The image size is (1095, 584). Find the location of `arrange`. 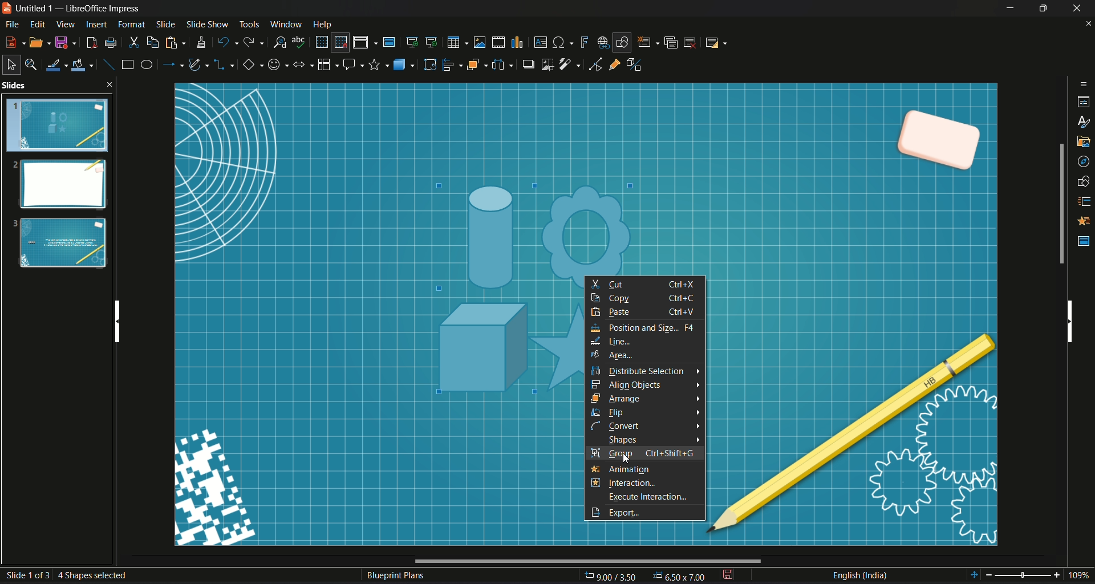

arrange is located at coordinates (477, 65).